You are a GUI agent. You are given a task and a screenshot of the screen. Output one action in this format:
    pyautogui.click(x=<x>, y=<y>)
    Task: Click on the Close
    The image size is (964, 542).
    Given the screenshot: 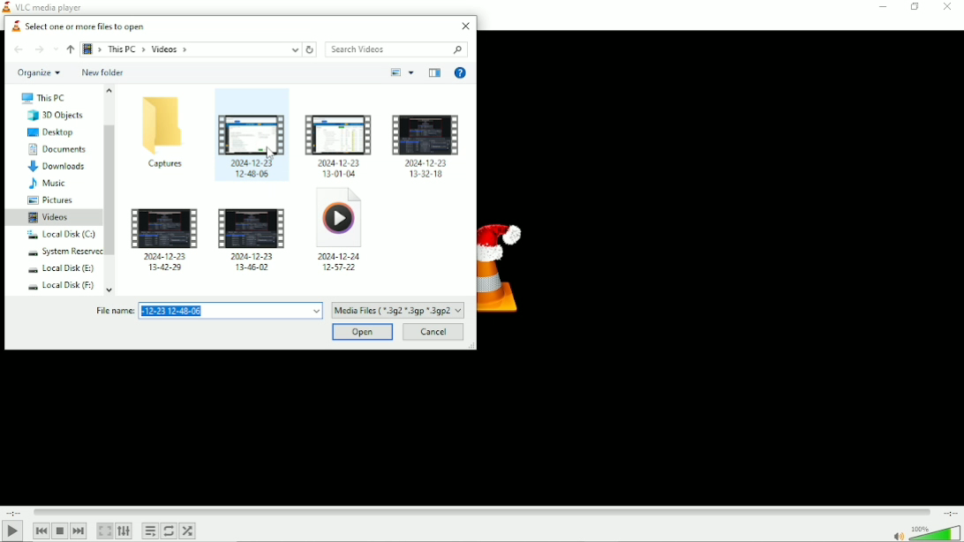 What is the action you would take?
    pyautogui.click(x=465, y=26)
    